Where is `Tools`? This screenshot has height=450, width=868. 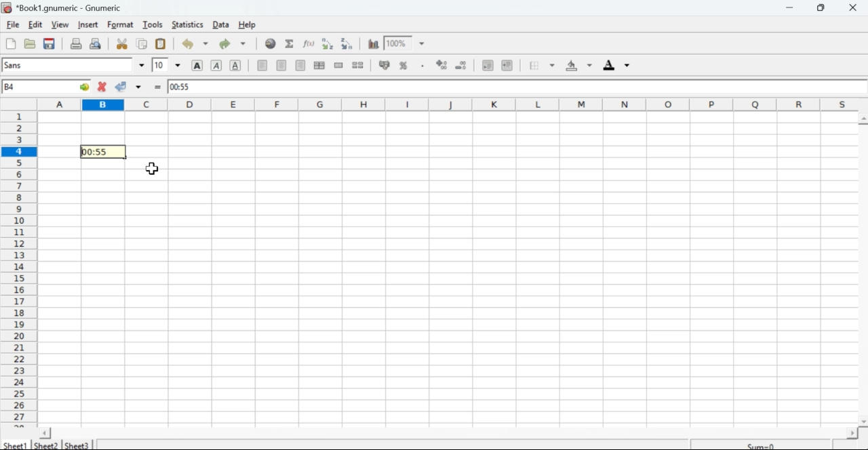 Tools is located at coordinates (151, 24).